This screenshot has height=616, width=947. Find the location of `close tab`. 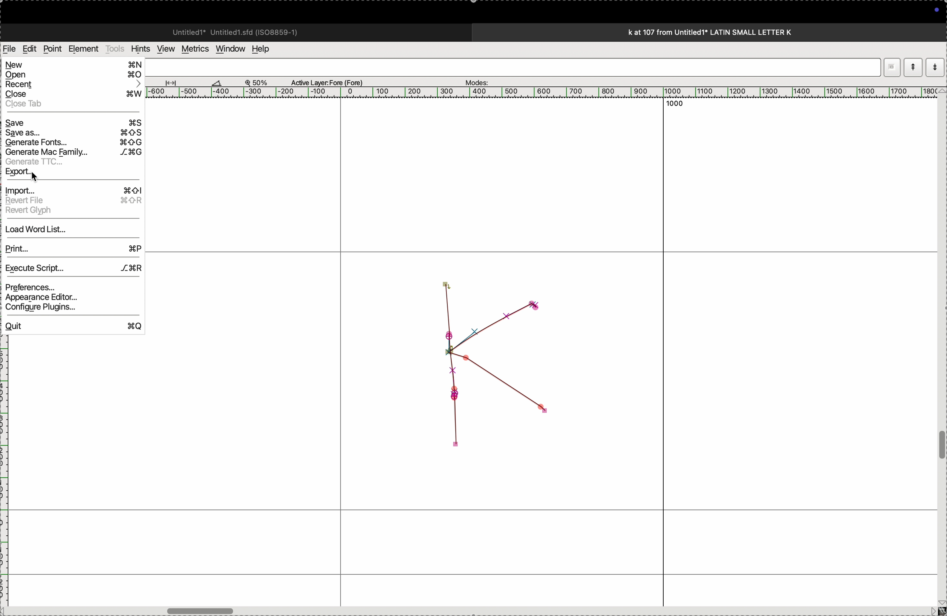

close tab is located at coordinates (71, 104).